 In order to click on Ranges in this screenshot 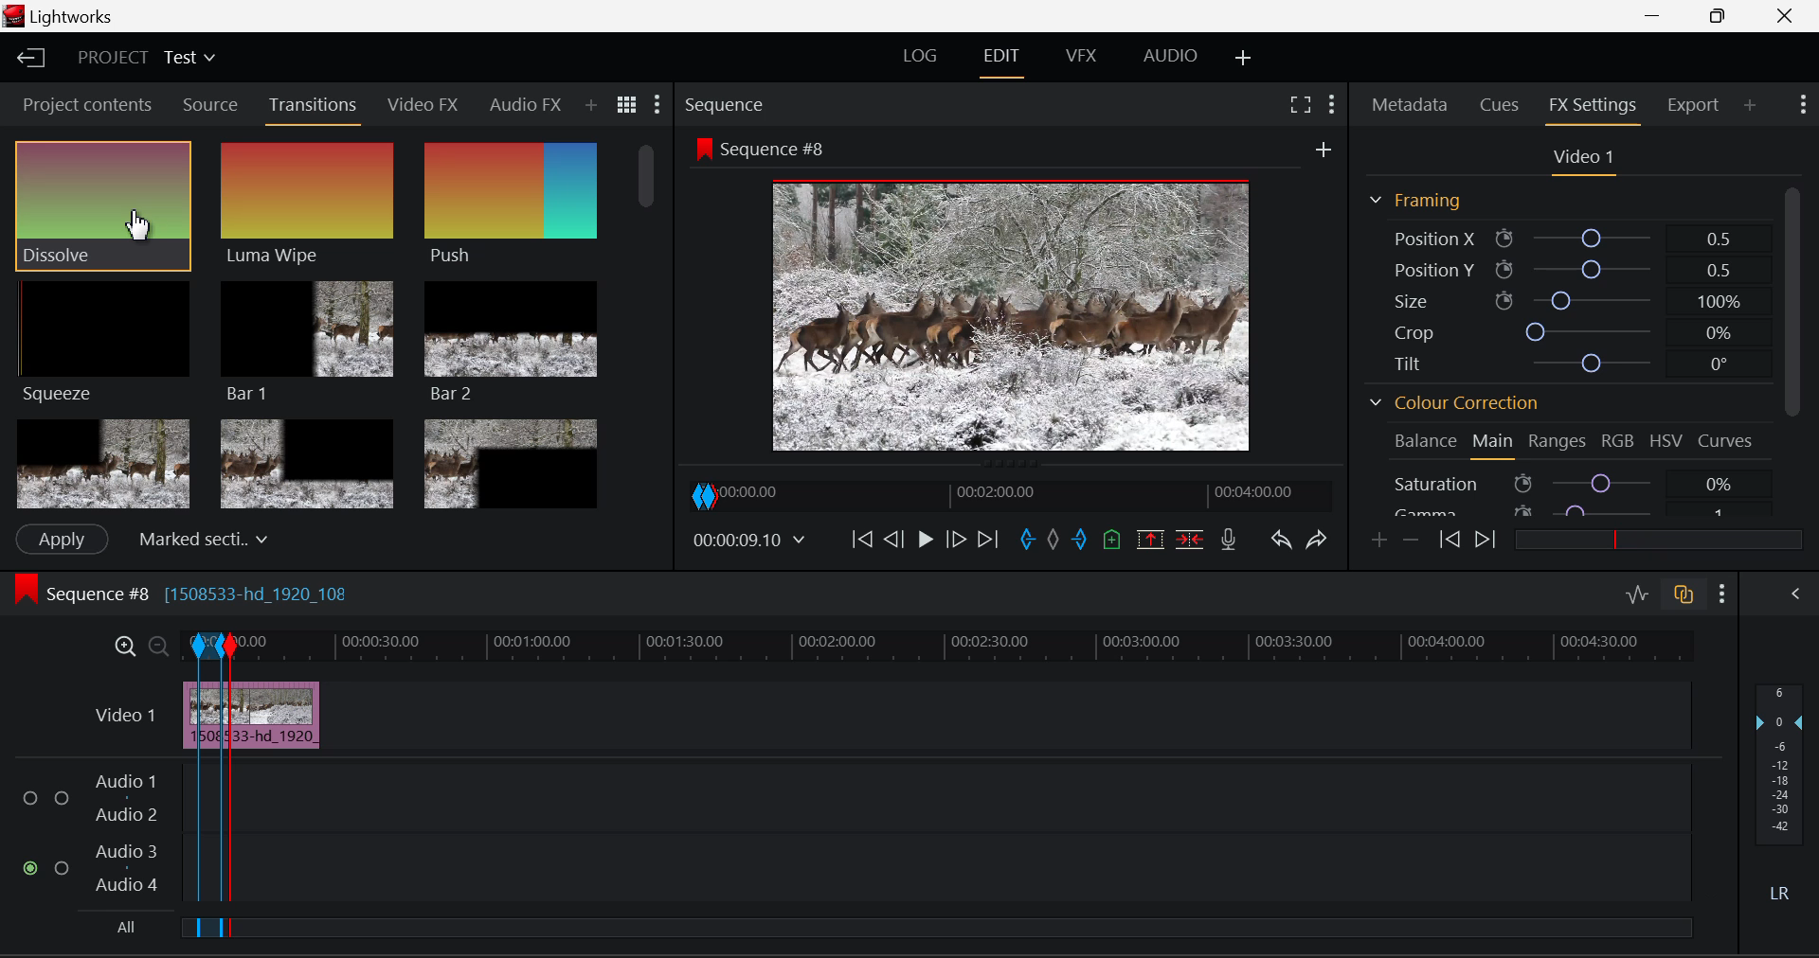, I will do `click(1558, 443)`.